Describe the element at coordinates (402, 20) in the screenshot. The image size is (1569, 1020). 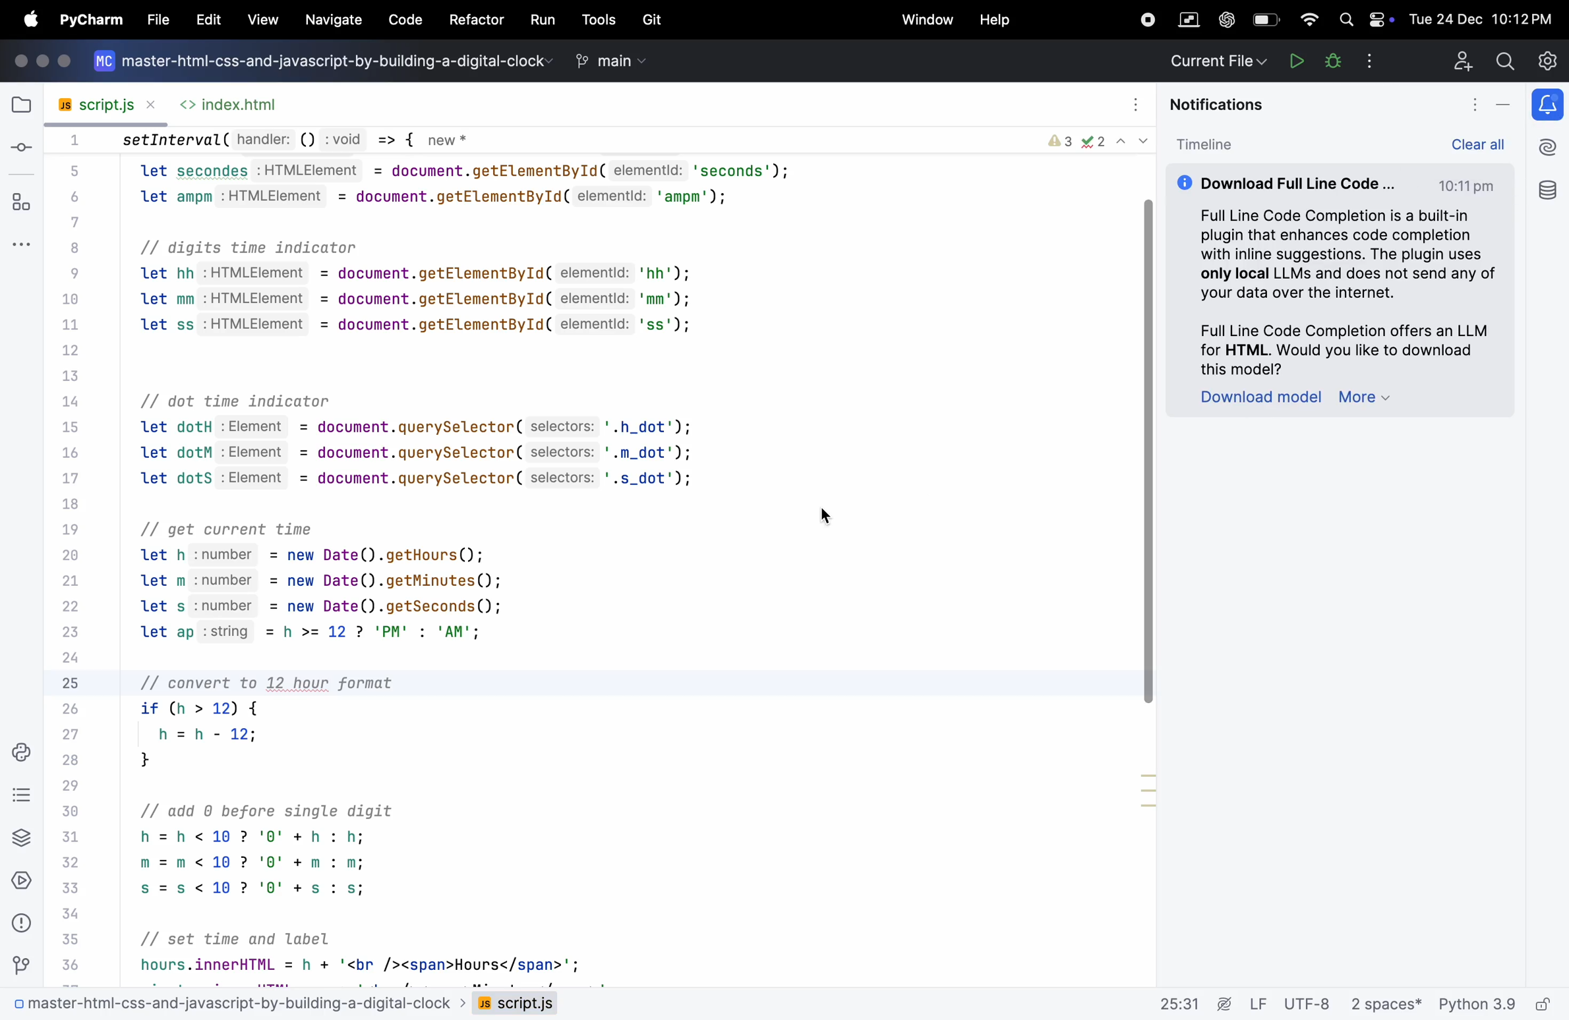
I see `code` at that location.